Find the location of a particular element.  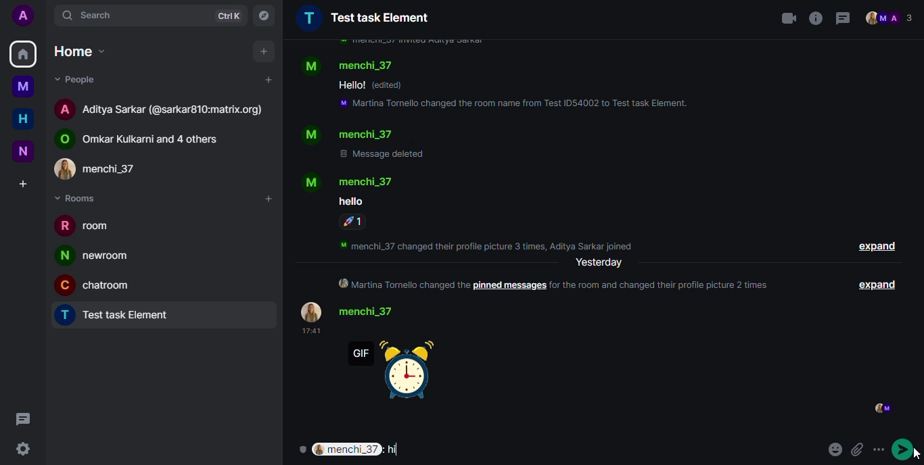

new is located at coordinates (24, 150).